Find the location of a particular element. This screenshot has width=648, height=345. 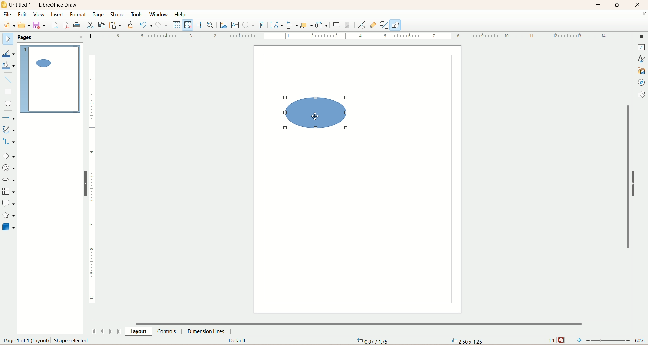

crop image is located at coordinates (349, 25).